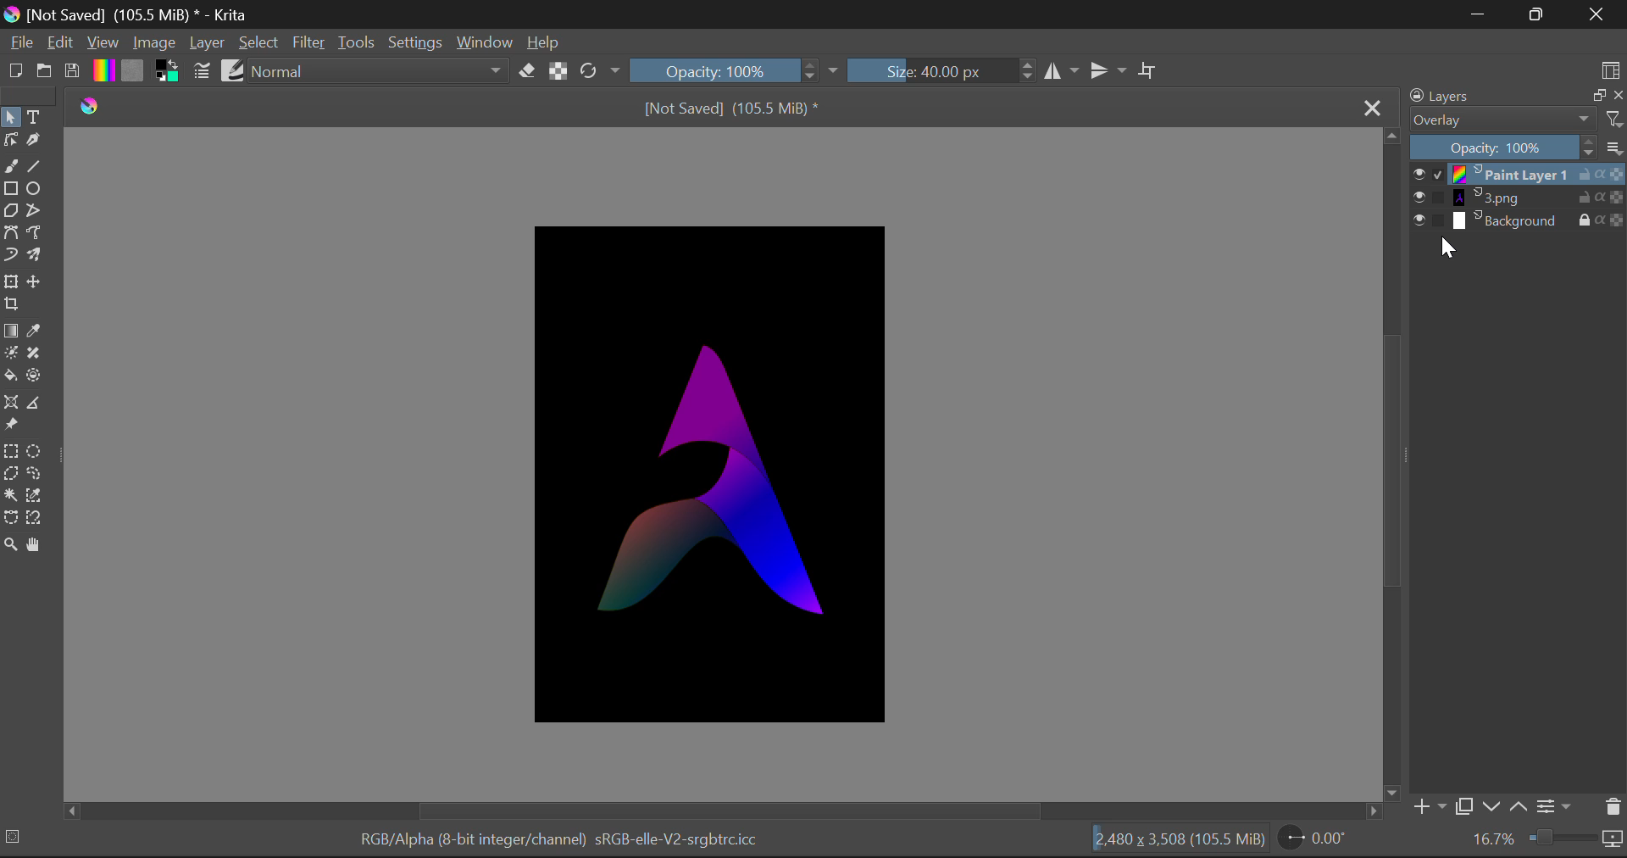 This screenshot has height=858, width=1627. I want to click on Transparency , so click(1617, 197).